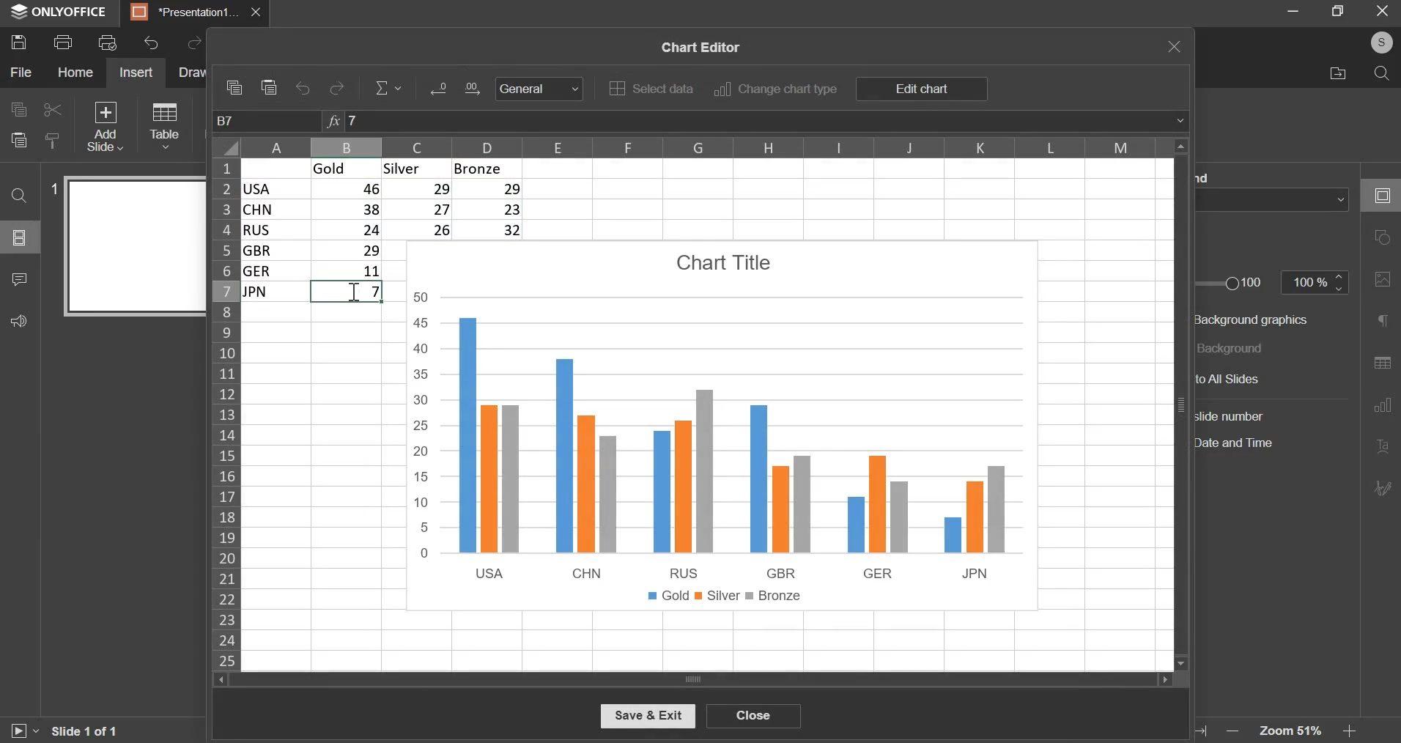 The width and height of the screenshot is (1401, 743). Describe the element at coordinates (420, 191) in the screenshot. I see `29` at that location.